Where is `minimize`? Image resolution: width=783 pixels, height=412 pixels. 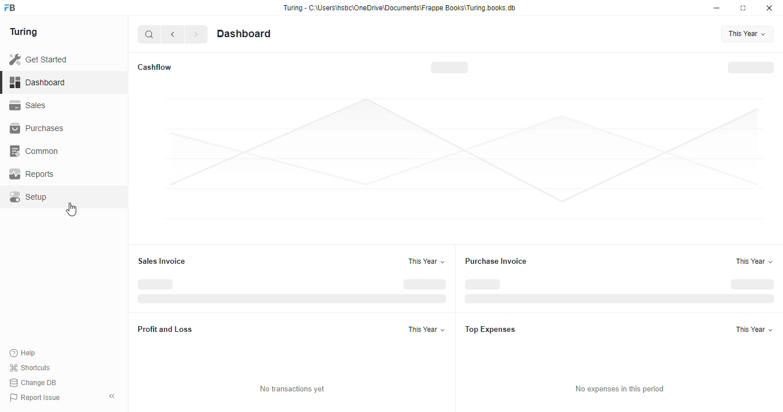 minimize is located at coordinates (717, 8).